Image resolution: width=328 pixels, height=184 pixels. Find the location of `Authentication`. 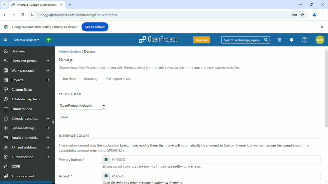

Authentication is located at coordinates (26, 157).